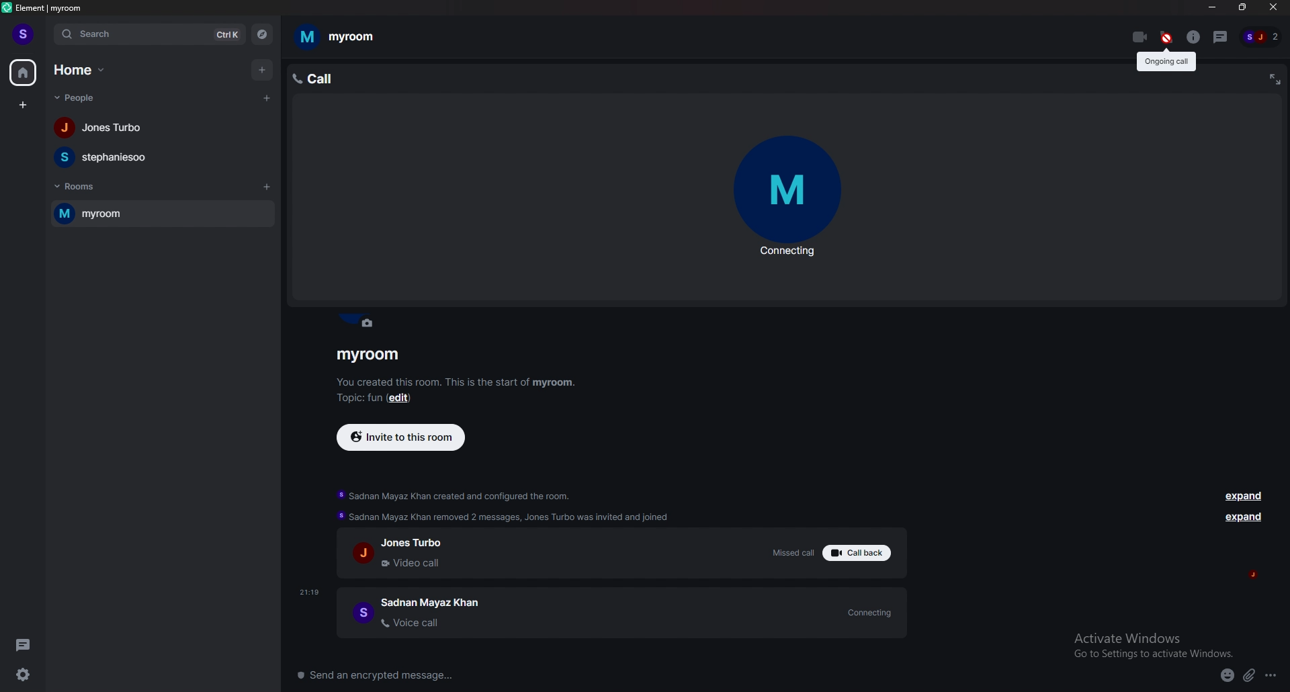 The width and height of the screenshot is (1290, 692). Describe the element at coordinates (162, 128) in the screenshot. I see `jones turbo` at that location.